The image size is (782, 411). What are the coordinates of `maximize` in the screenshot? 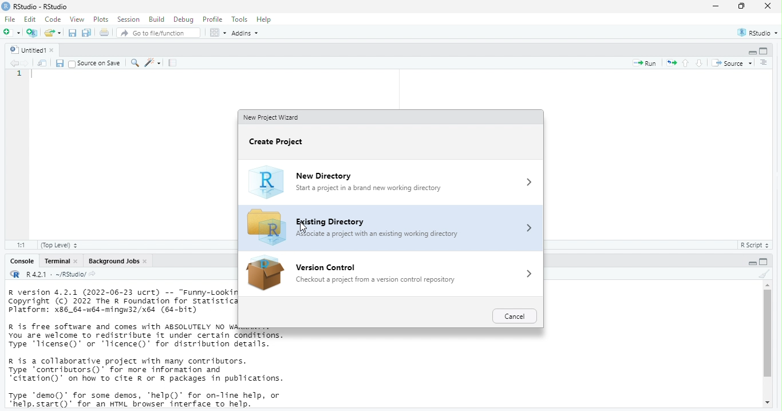 It's located at (771, 260).